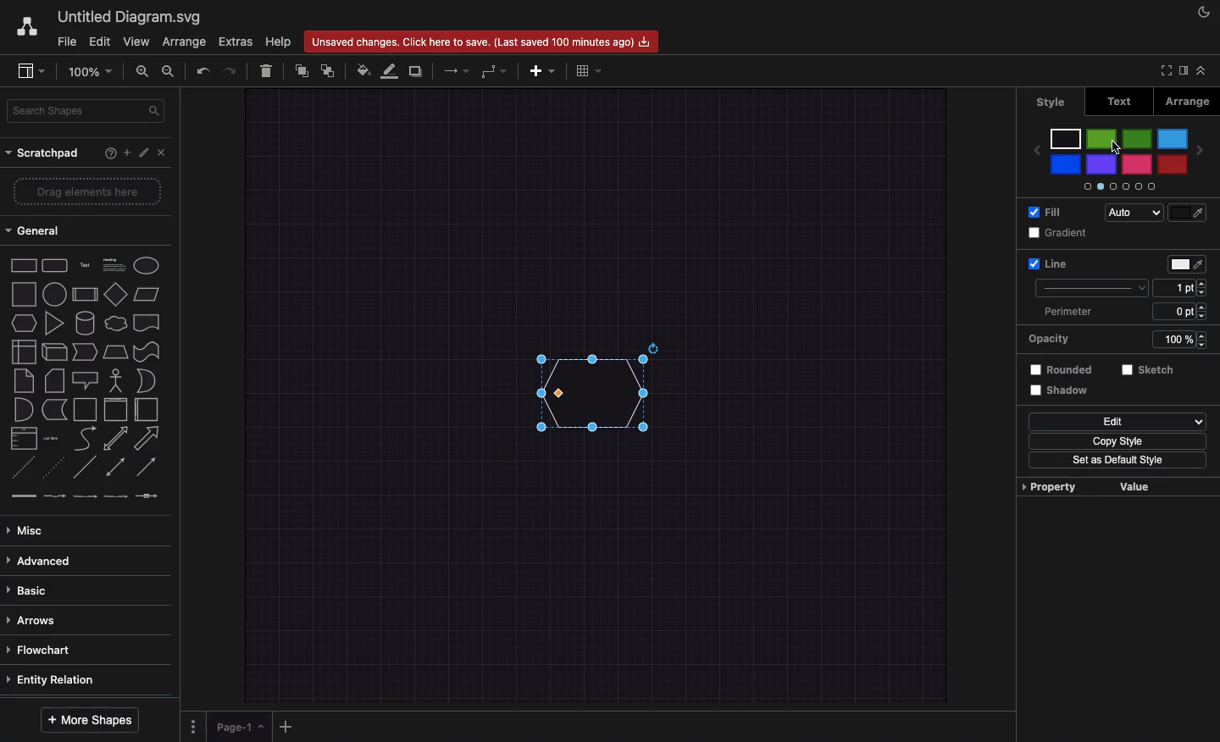 This screenshot has height=742, width=1220. Describe the element at coordinates (496, 71) in the screenshot. I see `Waypoints` at that location.